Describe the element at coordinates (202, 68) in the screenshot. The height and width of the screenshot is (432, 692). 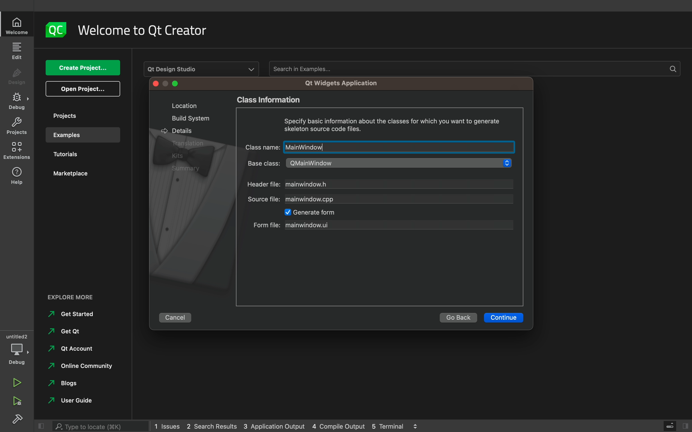
I see `Qt Design` at that location.